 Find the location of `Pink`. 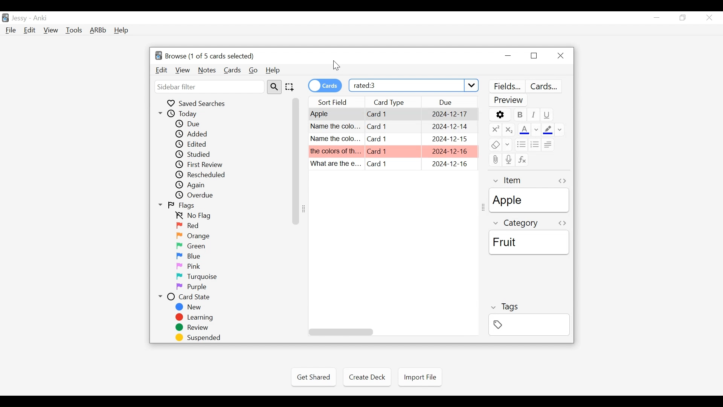

Pink is located at coordinates (191, 266).